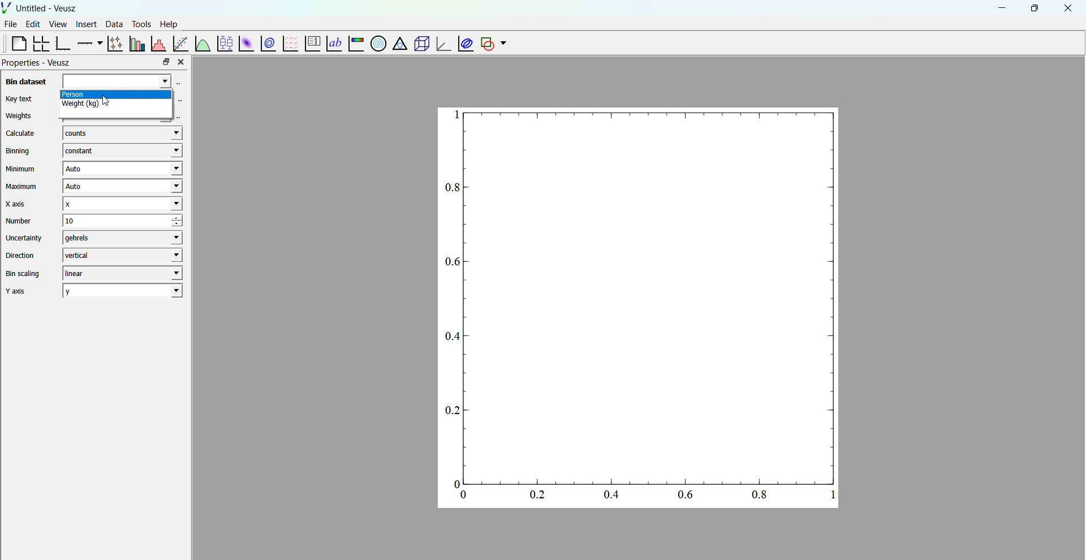  What do you see at coordinates (120, 238) in the screenshot?
I see `gehrels` at bounding box center [120, 238].